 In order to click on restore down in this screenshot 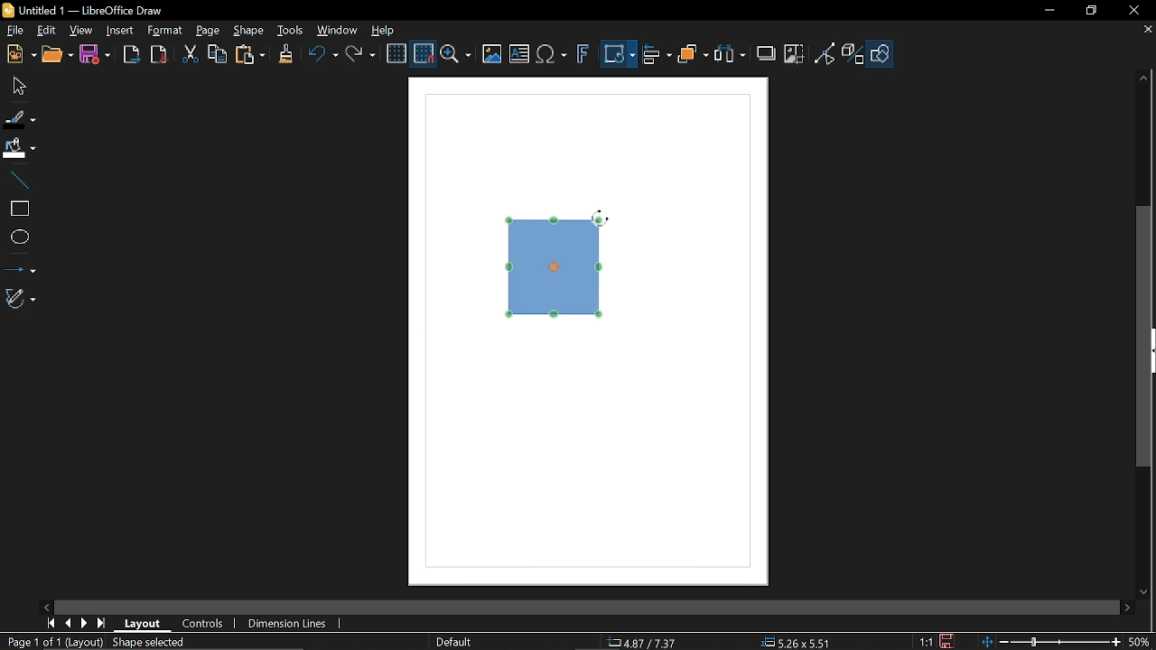, I will do `click(1092, 12)`.